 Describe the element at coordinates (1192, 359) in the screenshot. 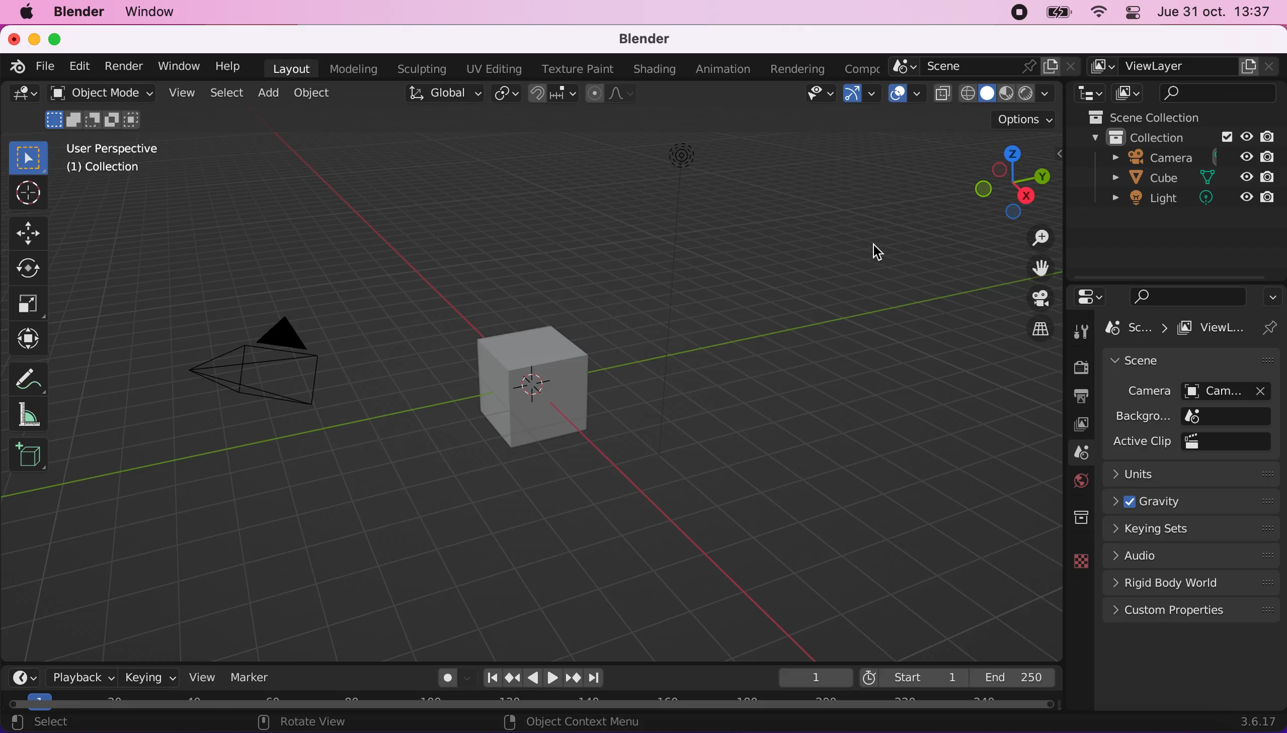

I see `scene` at that location.